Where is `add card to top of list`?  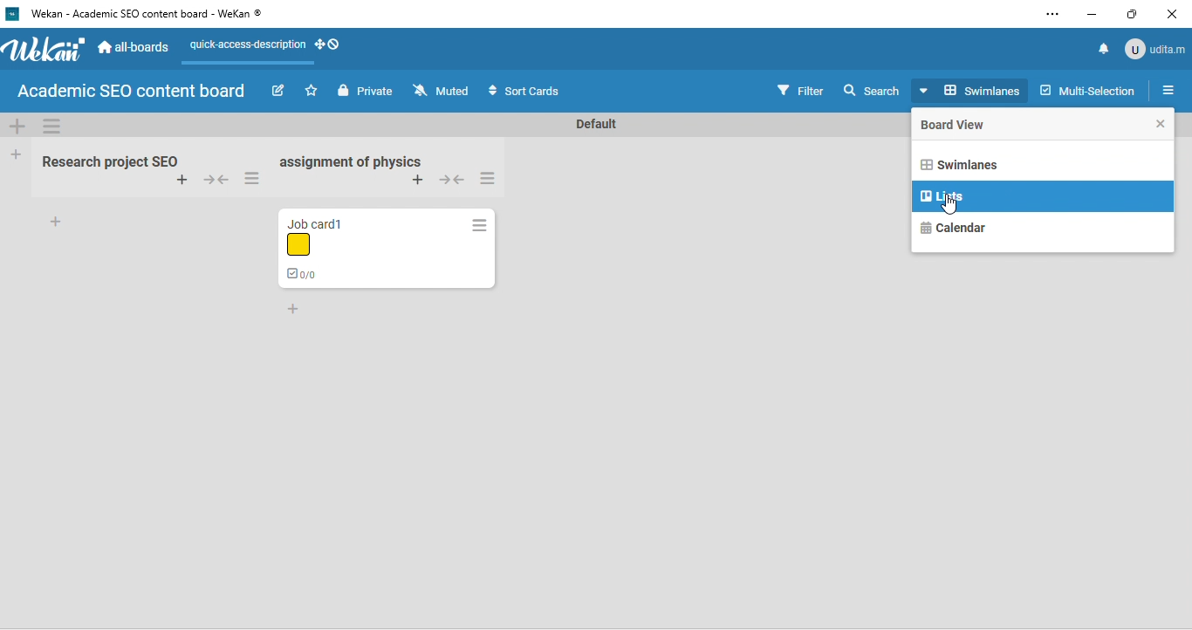
add card to top of list is located at coordinates (419, 180).